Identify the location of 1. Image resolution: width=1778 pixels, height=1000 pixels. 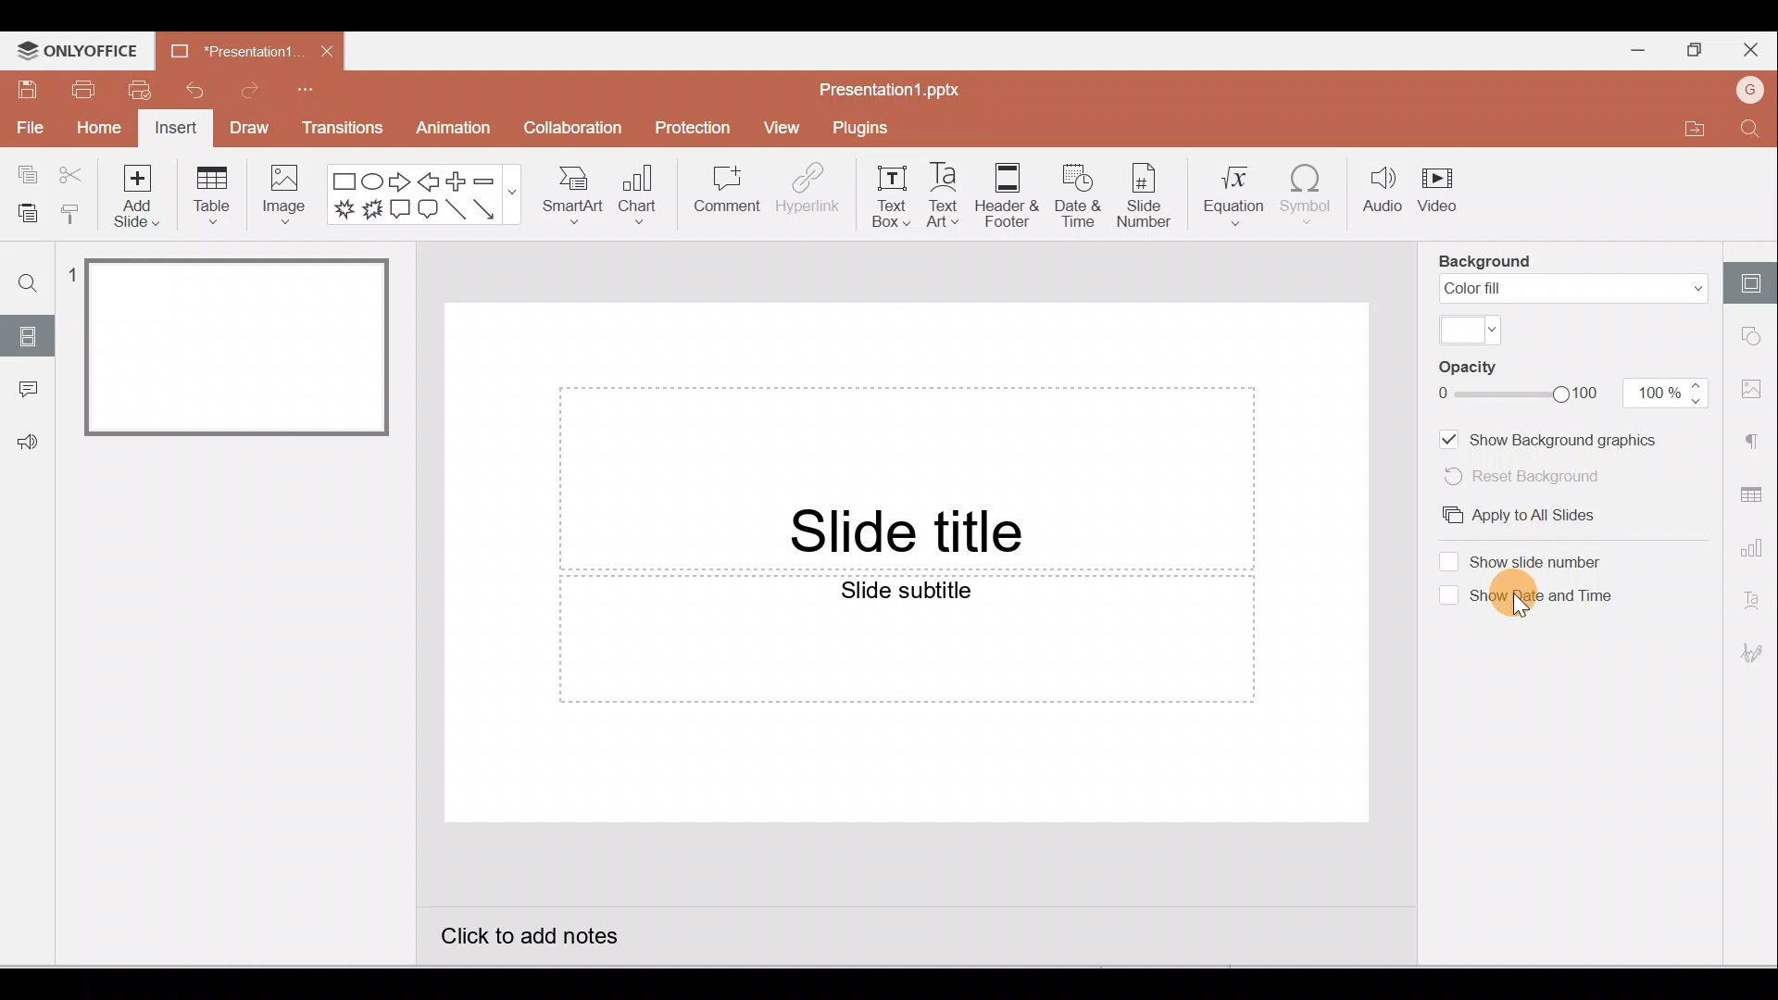
(76, 280).